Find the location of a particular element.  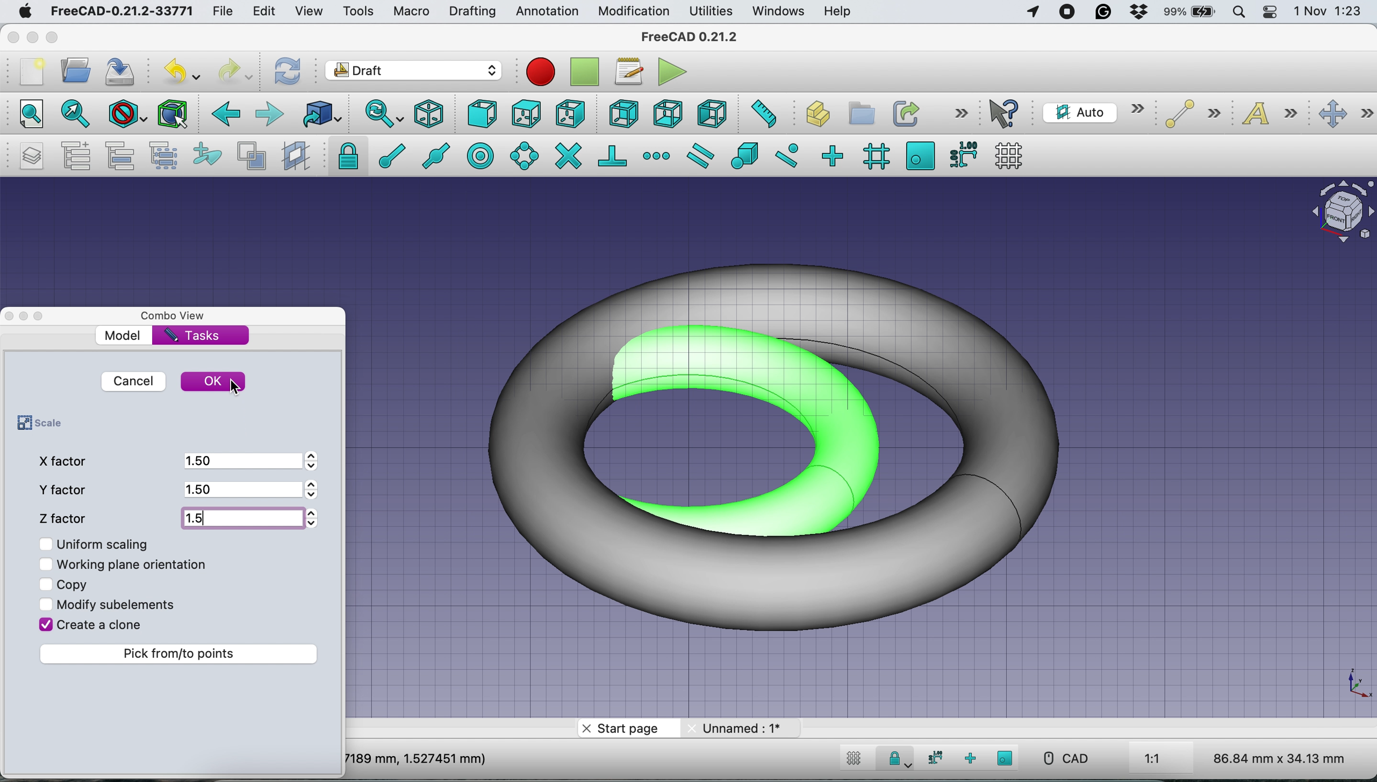

snap endpoint is located at coordinates (389, 155).